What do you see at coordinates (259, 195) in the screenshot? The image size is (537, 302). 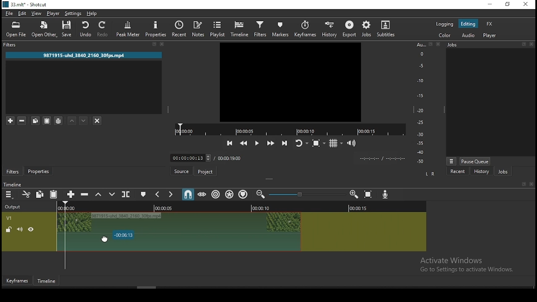 I see `zoom timeline out` at bounding box center [259, 195].